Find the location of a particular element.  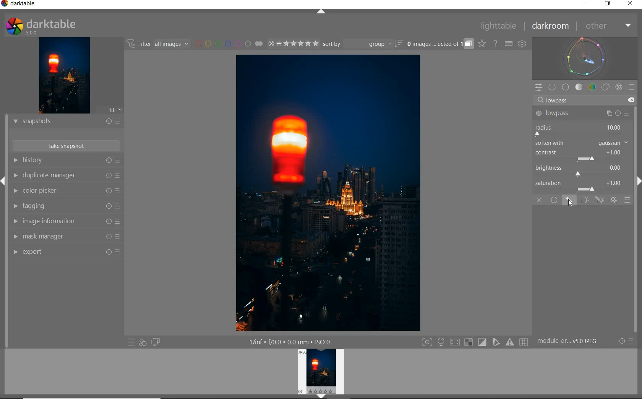

SORT is located at coordinates (362, 45).